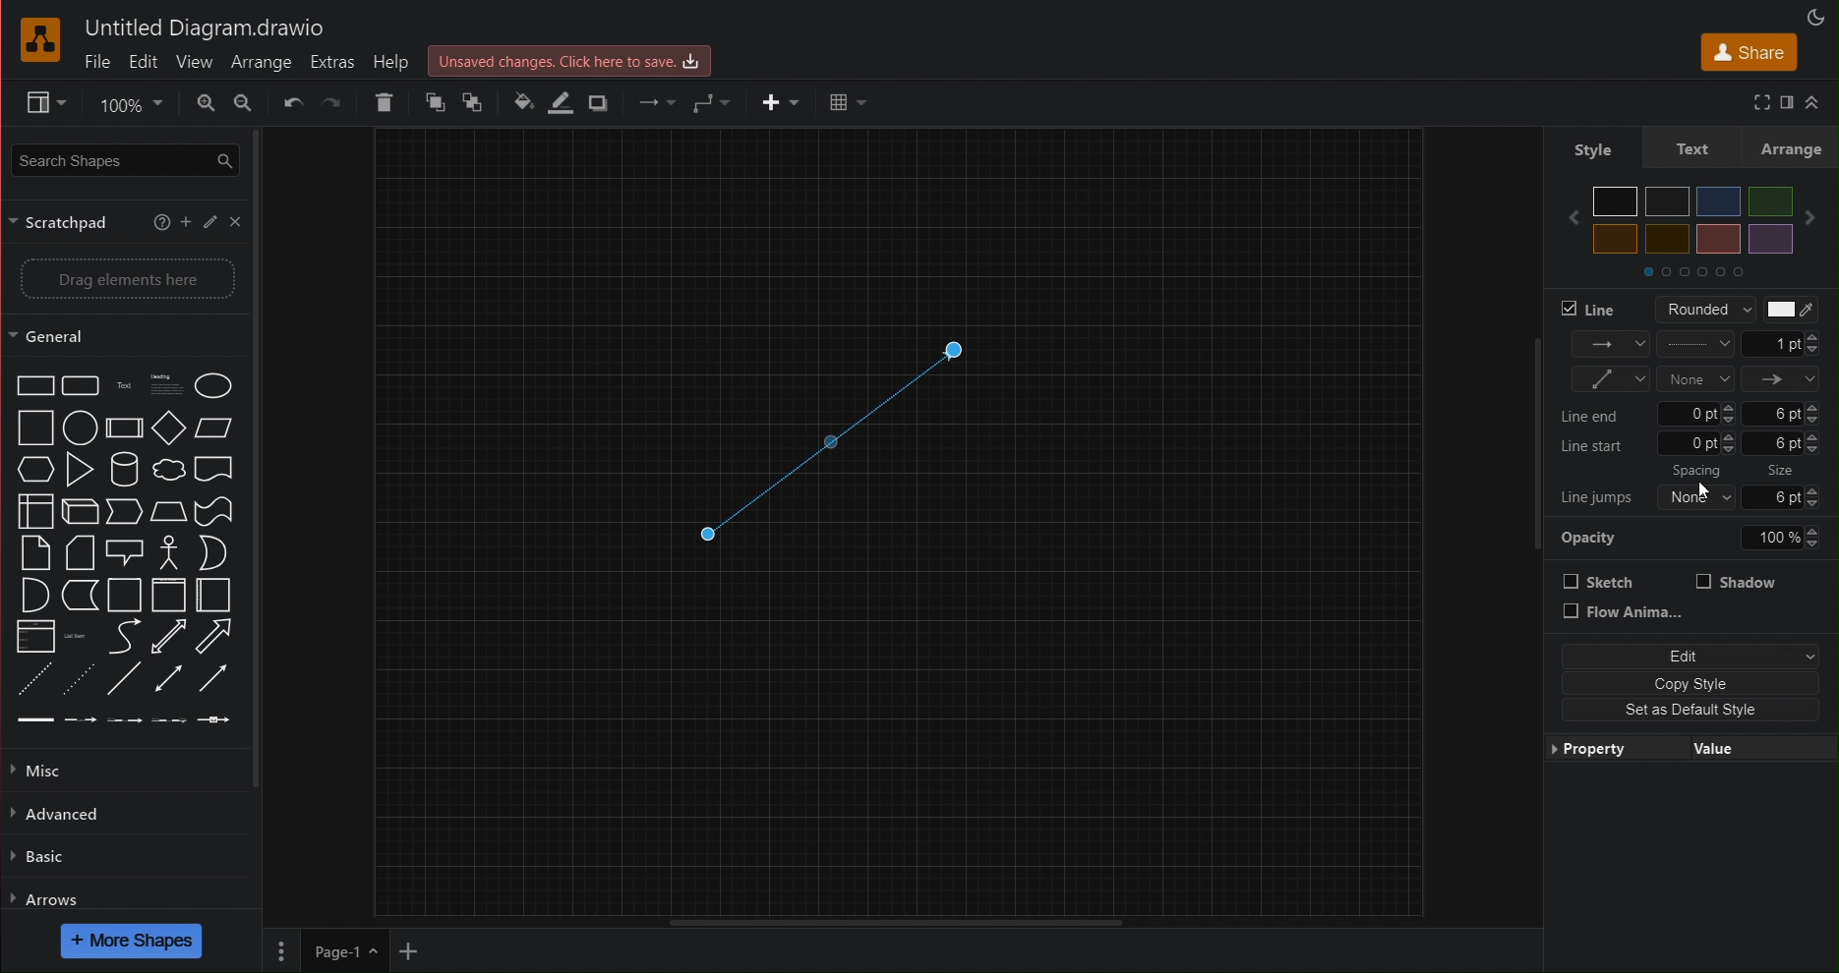  What do you see at coordinates (261, 61) in the screenshot?
I see `Arrange` at bounding box center [261, 61].